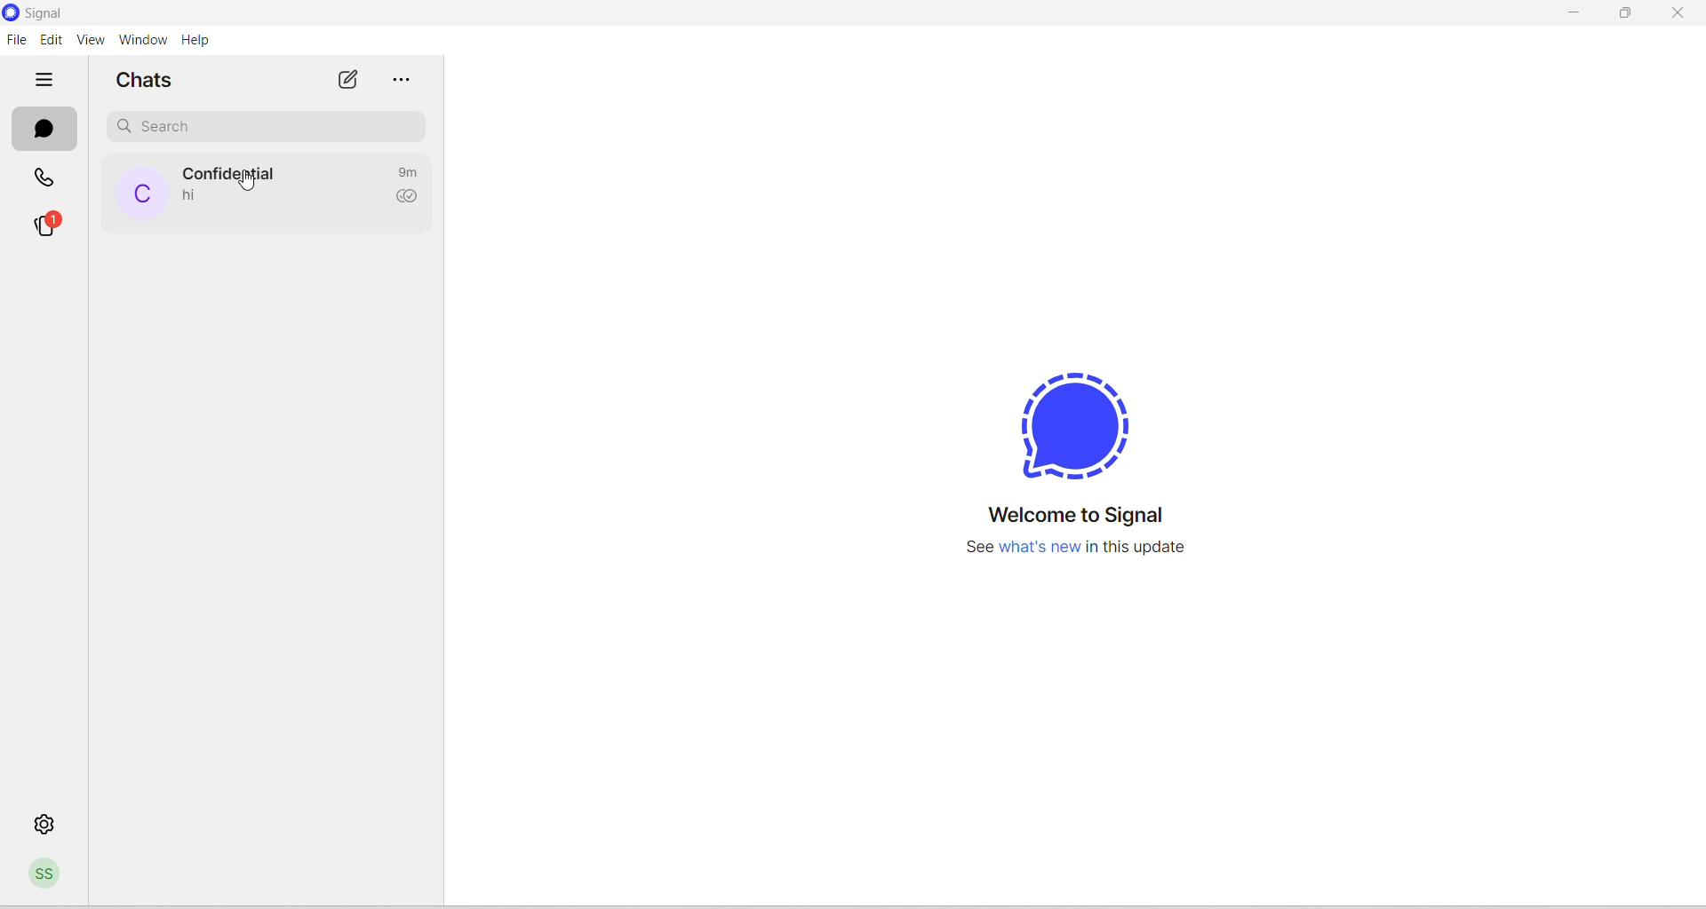  I want to click on profile picture, so click(140, 194).